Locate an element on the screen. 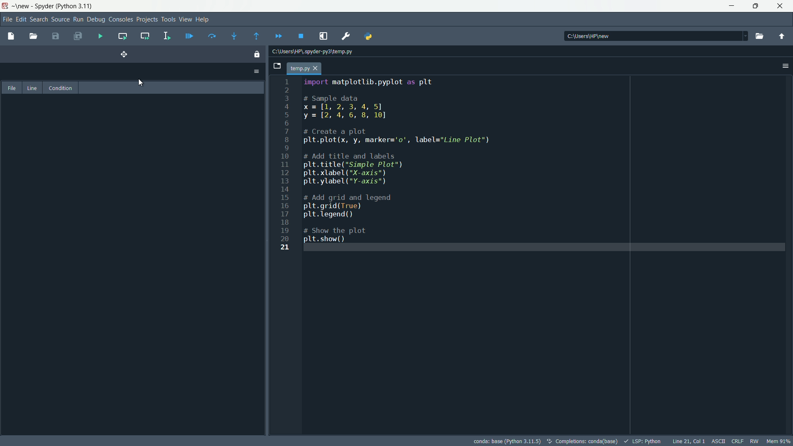  help menu is located at coordinates (203, 20).